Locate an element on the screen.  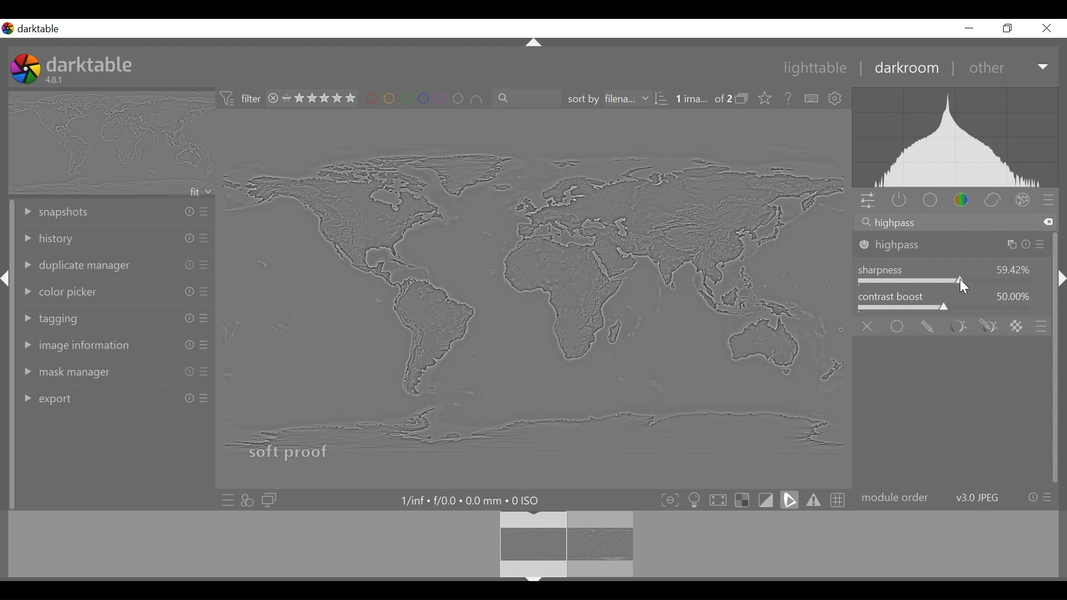
toggle ISO 12646 is located at coordinates (695, 498).